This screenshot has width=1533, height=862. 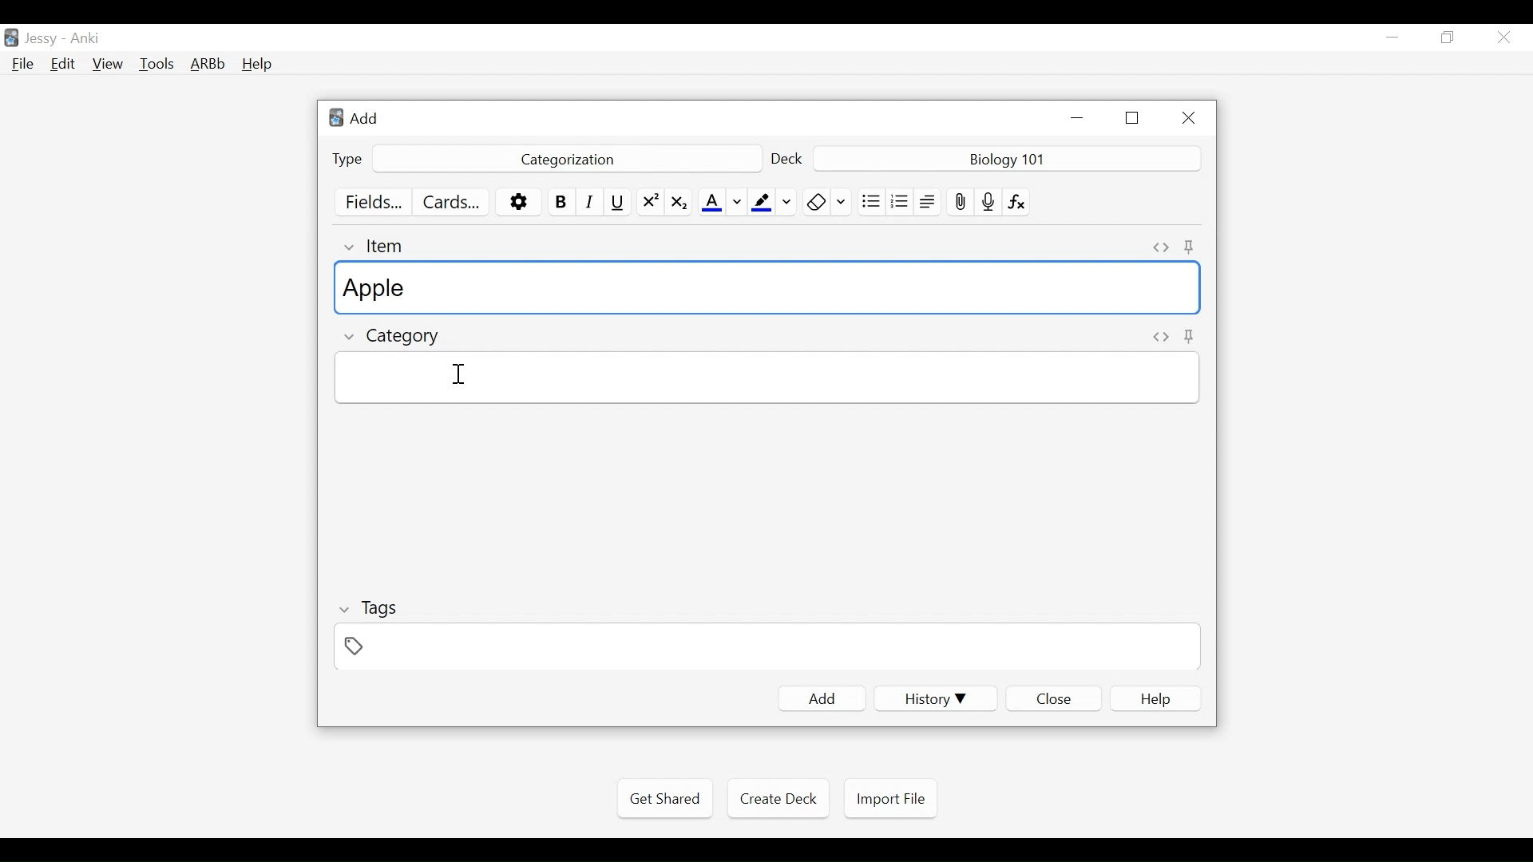 I want to click on Anki, so click(x=85, y=38).